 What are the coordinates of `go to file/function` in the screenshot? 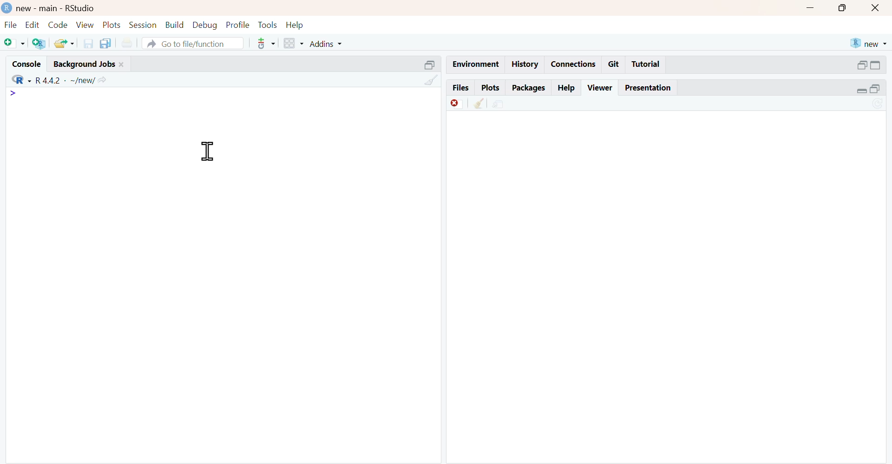 It's located at (193, 43).